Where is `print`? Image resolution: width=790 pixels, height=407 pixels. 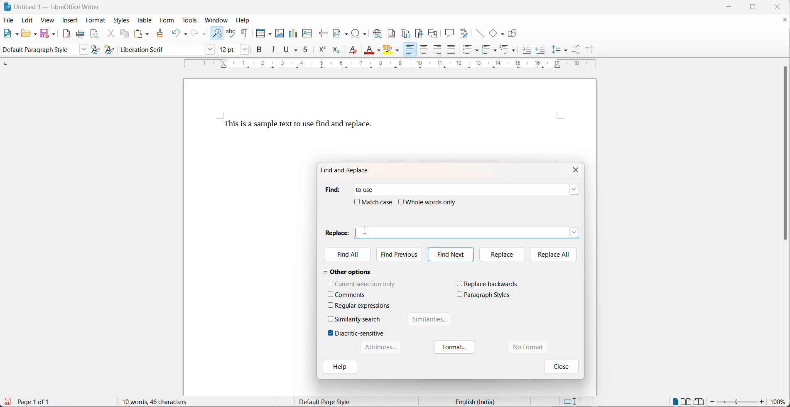 print is located at coordinates (82, 34).